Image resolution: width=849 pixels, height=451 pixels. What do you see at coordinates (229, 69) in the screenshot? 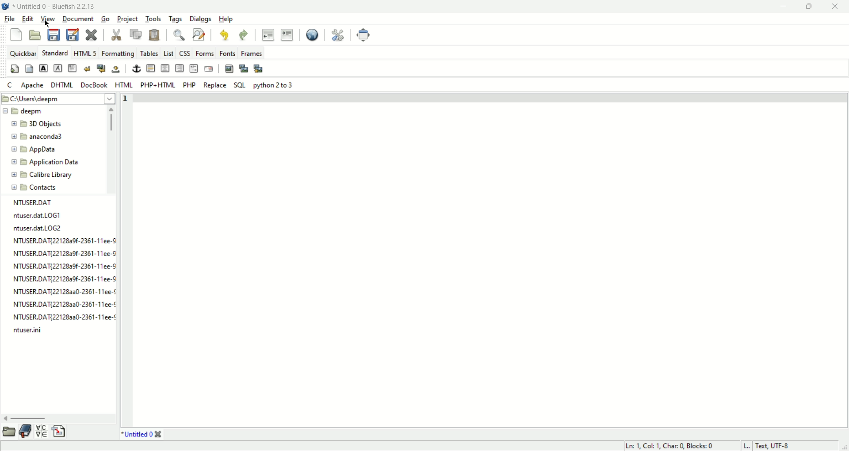
I see `insert image ` at bounding box center [229, 69].